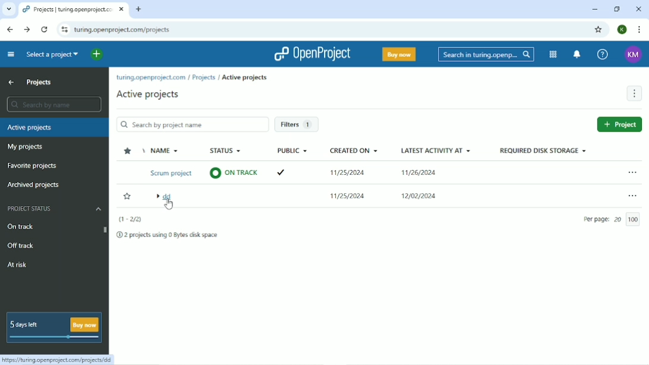  I want to click on On Track, so click(237, 174).